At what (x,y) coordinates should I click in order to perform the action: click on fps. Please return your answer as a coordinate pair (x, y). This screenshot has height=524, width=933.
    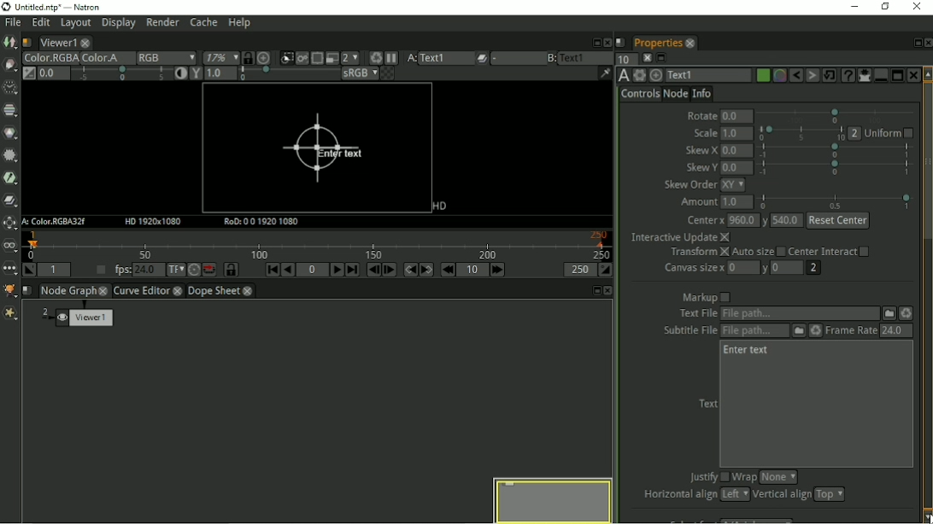
    Looking at the image, I should click on (135, 269).